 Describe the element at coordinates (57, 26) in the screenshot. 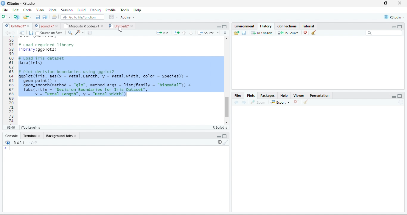

I see `close` at that location.